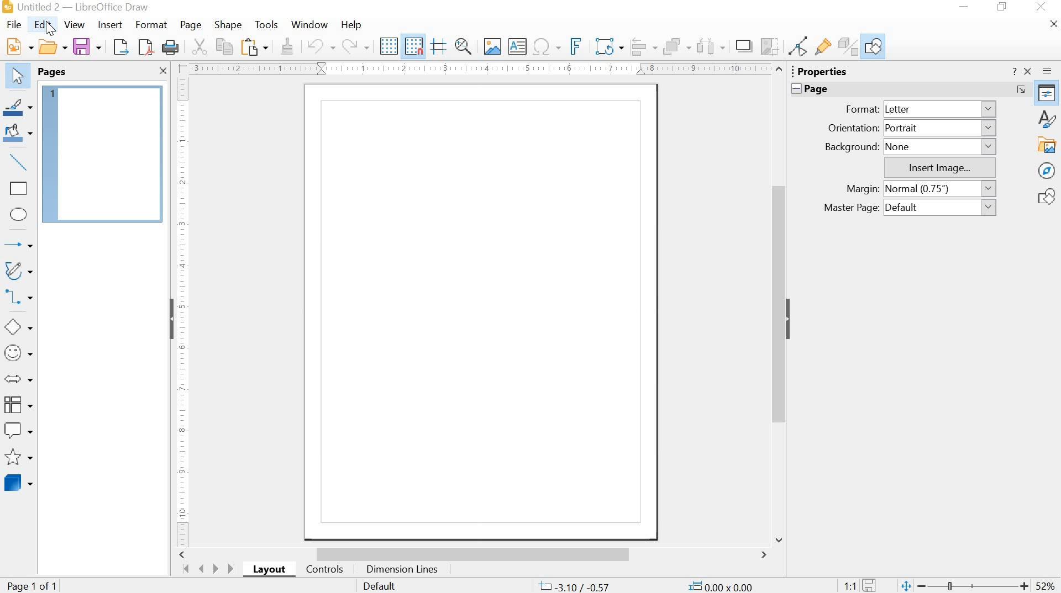 The height and width of the screenshot is (593, 1061). What do you see at coordinates (769, 45) in the screenshot?
I see `Crop Image` at bounding box center [769, 45].